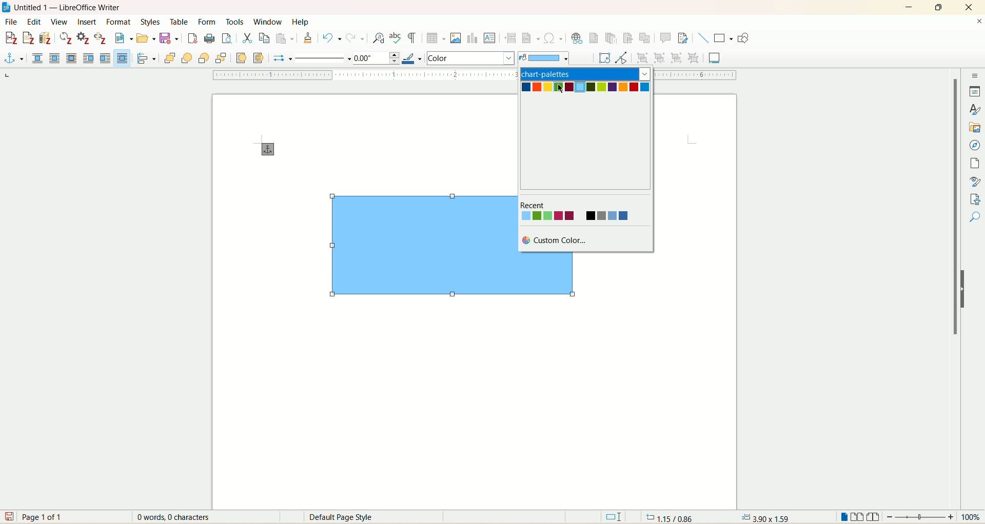 The height and width of the screenshot is (524, 985). What do you see at coordinates (9, 516) in the screenshot?
I see `save` at bounding box center [9, 516].